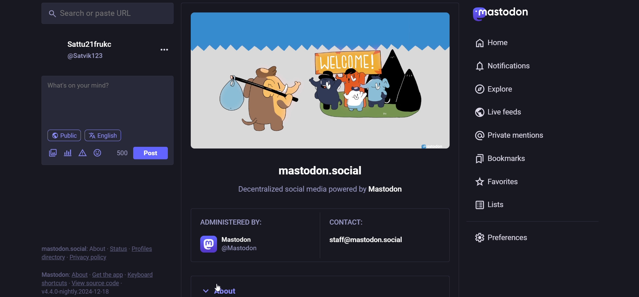  What do you see at coordinates (514, 133) in the screenshot?
I see `private mention` at bounding box center [514, 133].